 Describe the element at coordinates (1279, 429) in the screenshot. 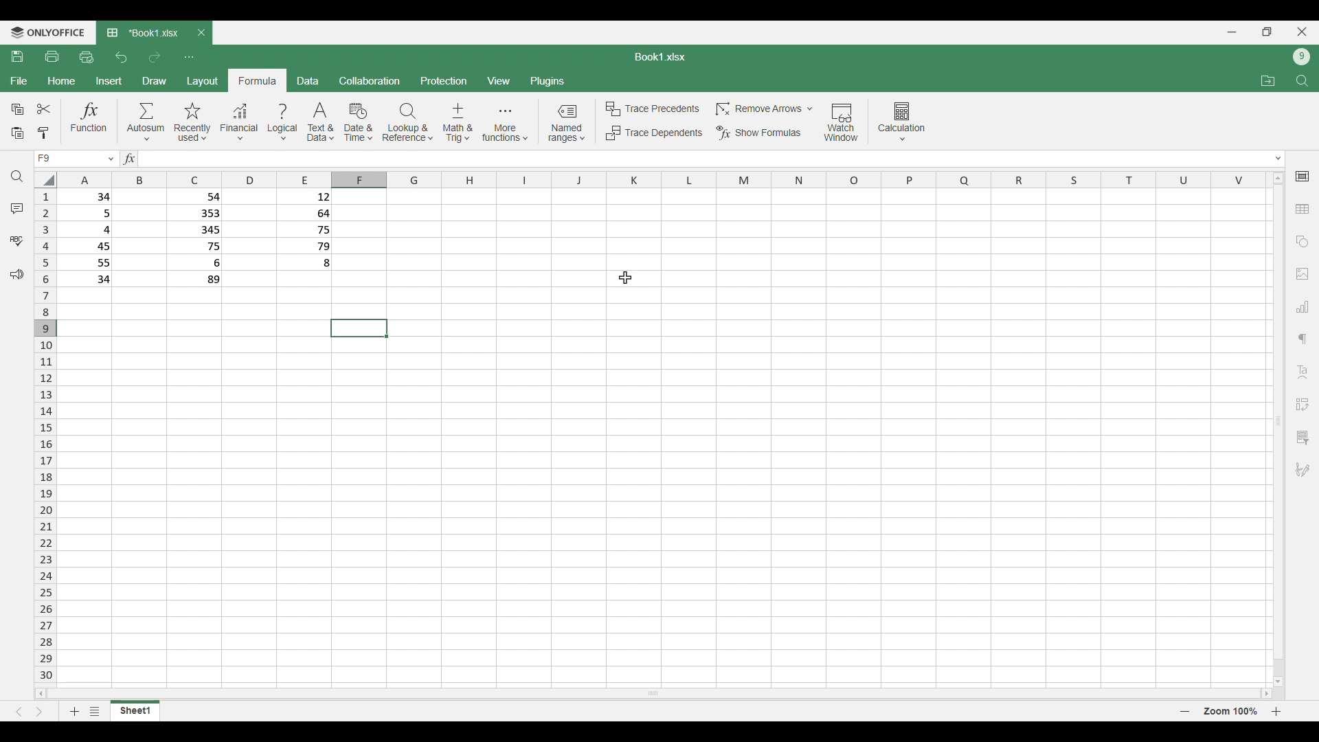

I see `Vertical slide bar` at that location.